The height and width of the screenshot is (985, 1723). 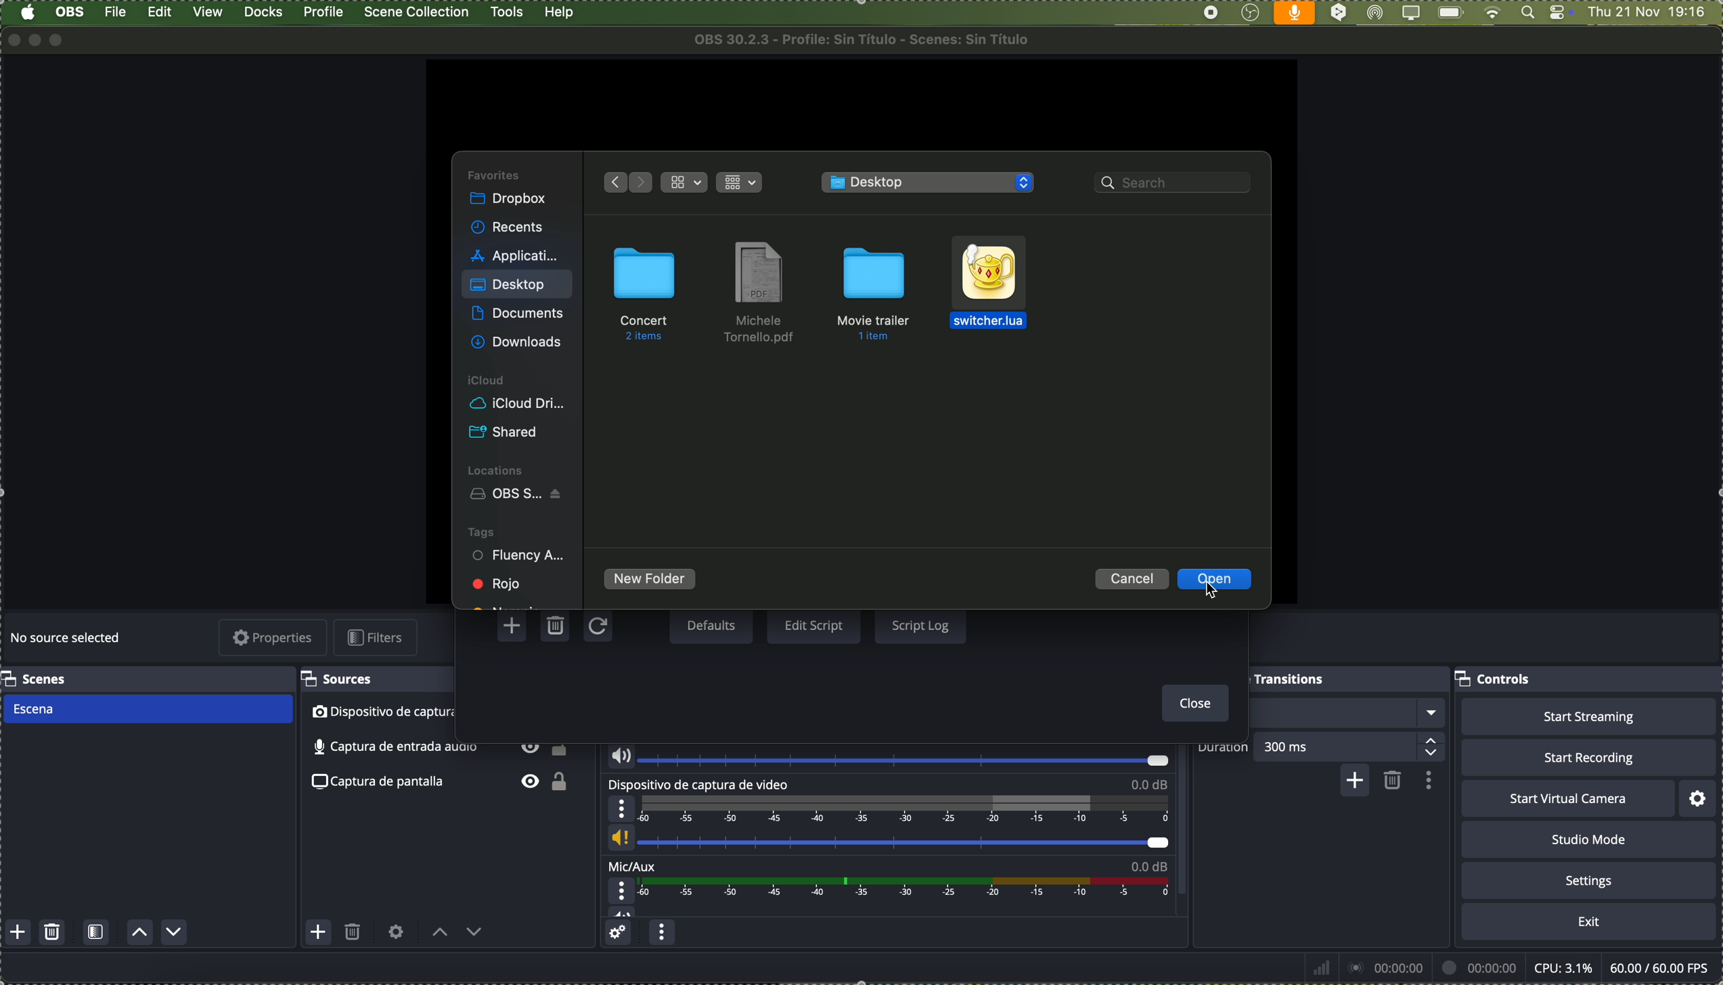 I want to click on settings, so click(x=1699, y=798).